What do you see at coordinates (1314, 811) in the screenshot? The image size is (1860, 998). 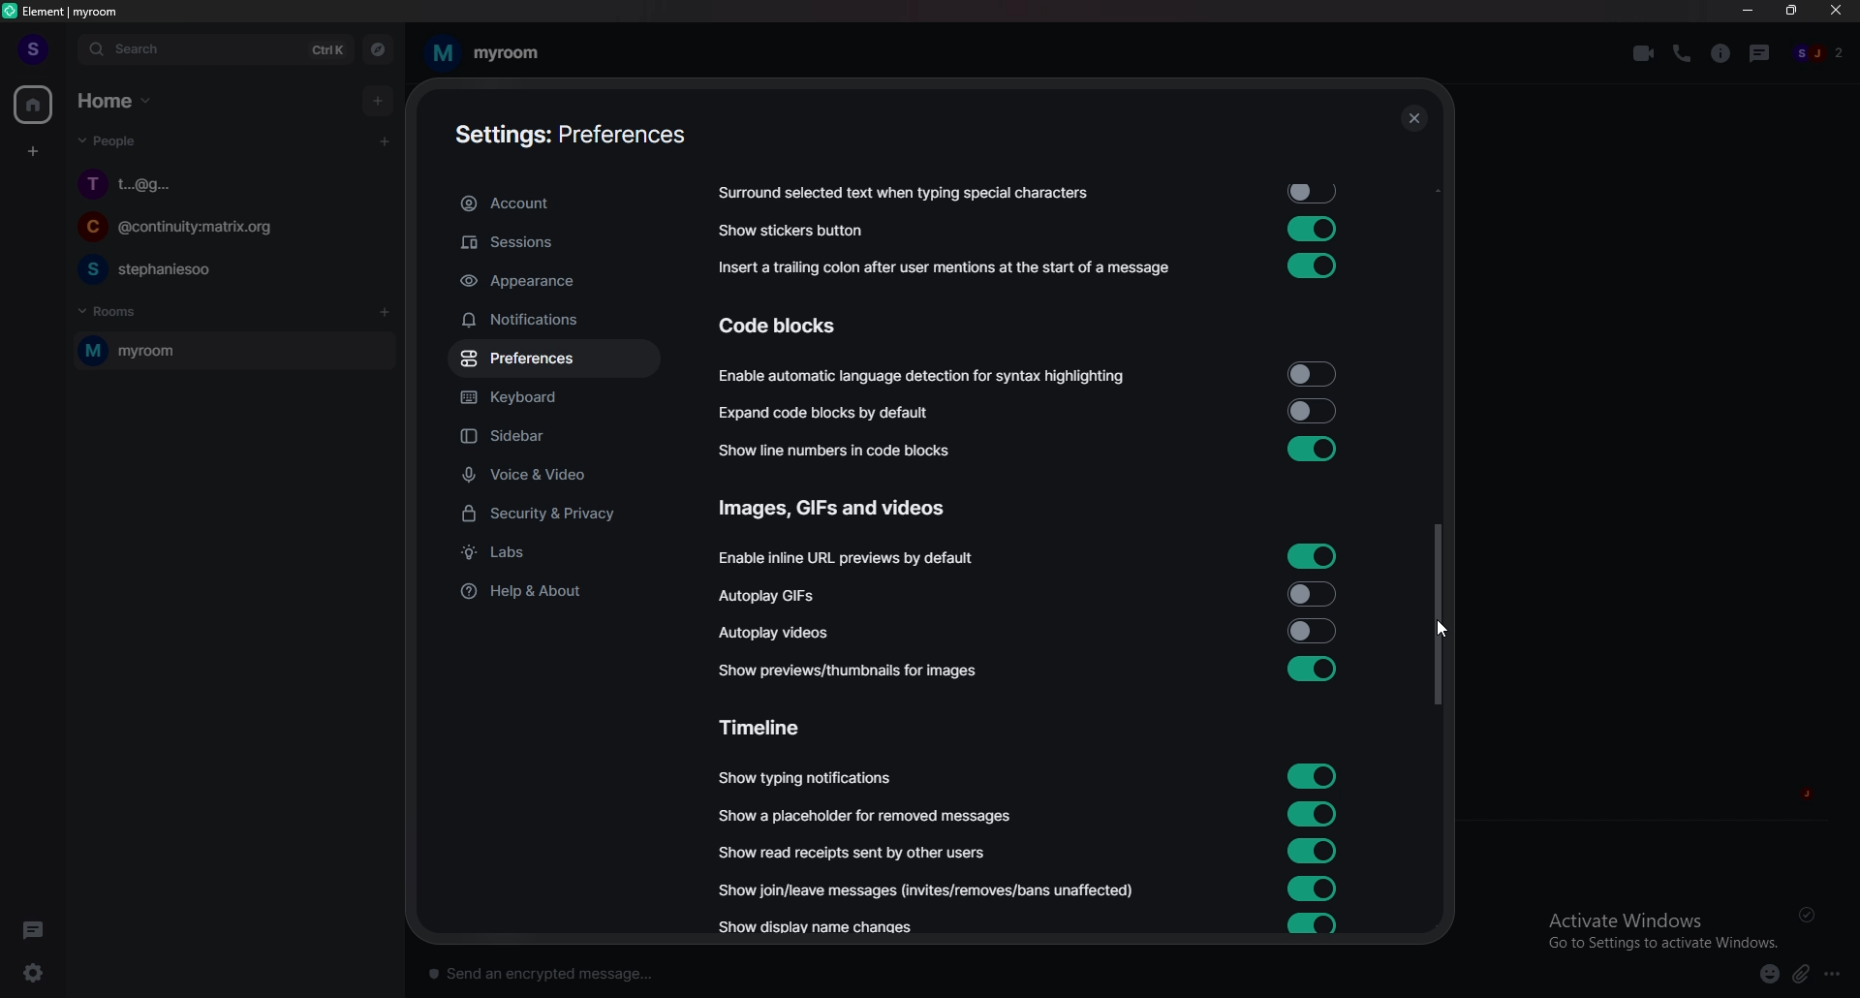 I see `toggle` at bounding box center [1314, 811].